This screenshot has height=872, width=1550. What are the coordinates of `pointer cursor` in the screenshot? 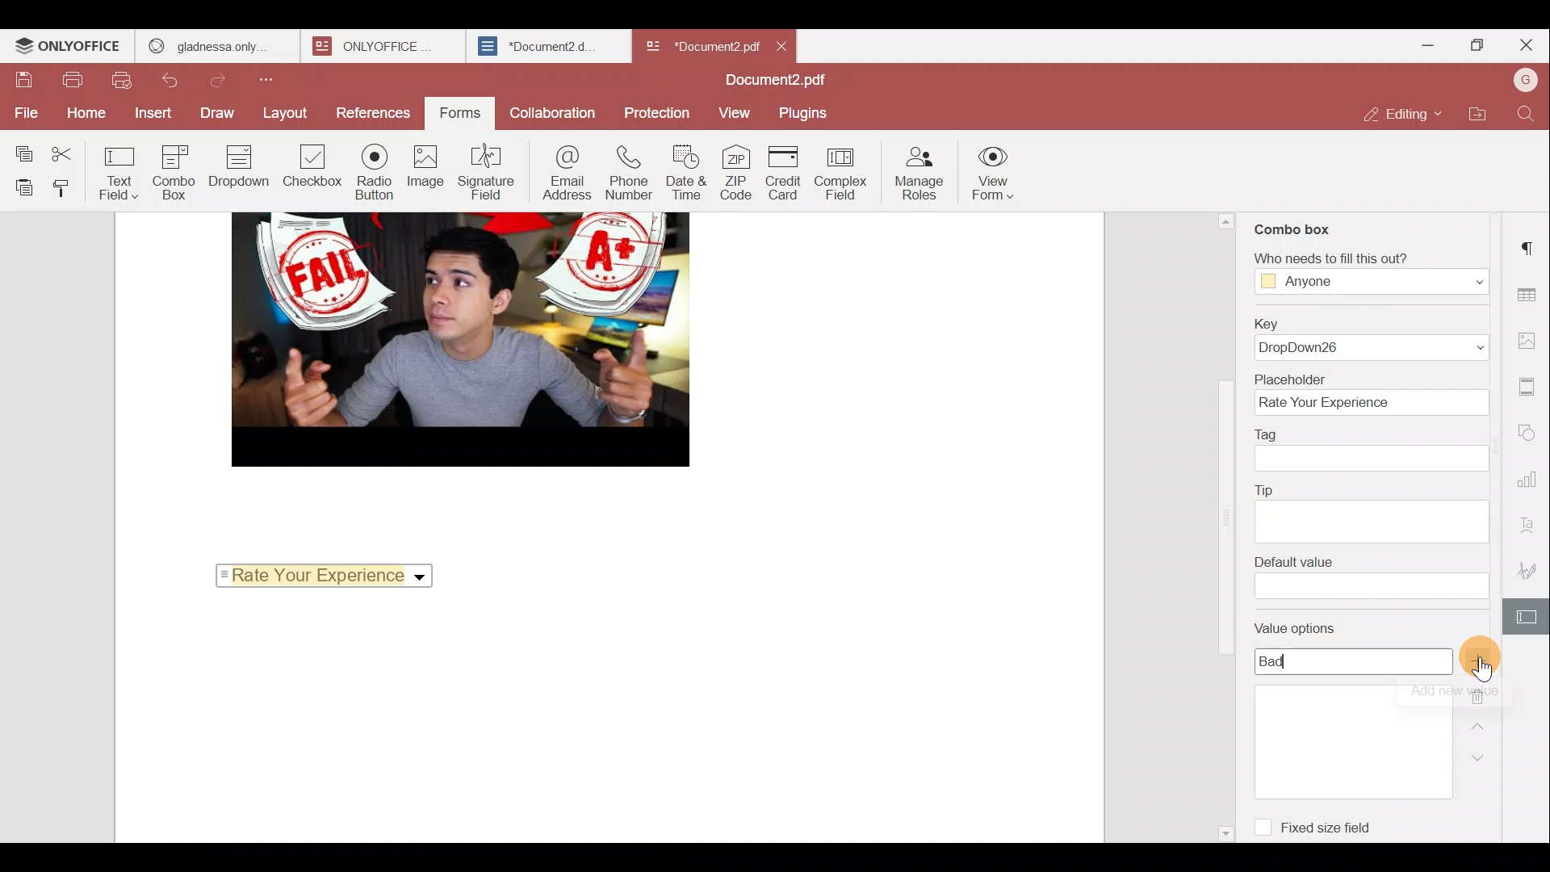 It's located at (1481, 667).